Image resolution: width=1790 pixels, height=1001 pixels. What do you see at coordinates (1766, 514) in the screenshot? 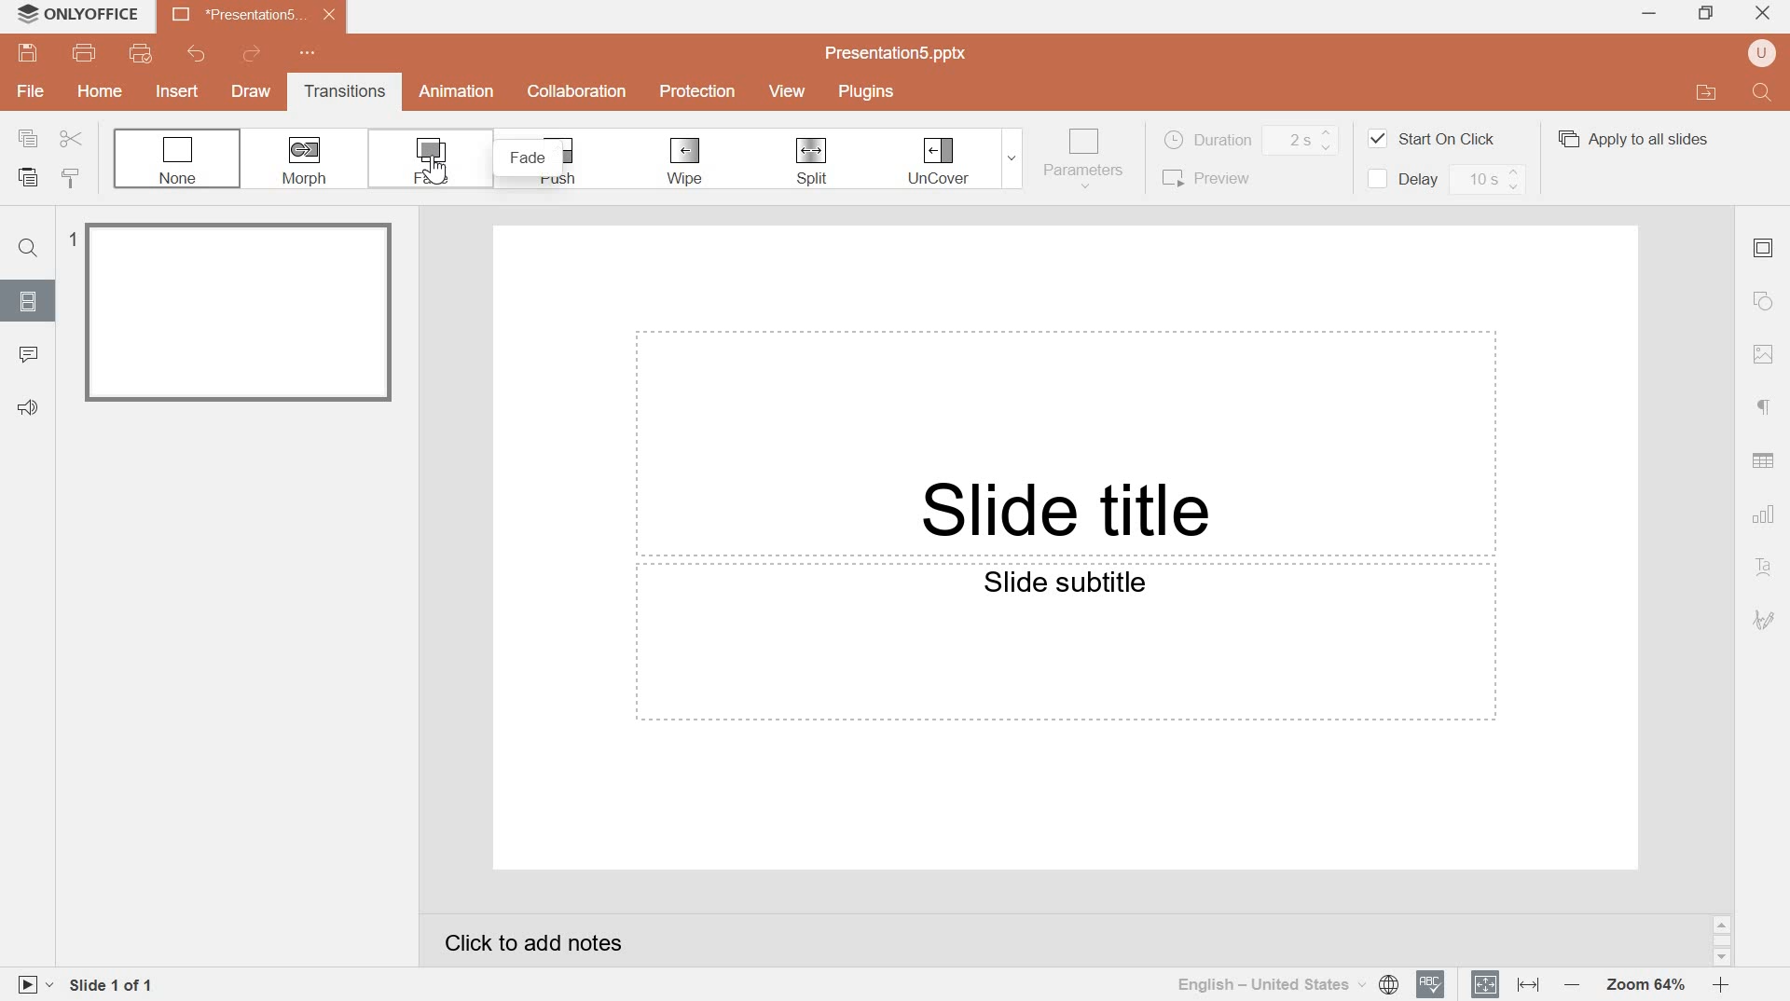
I see `chart` at bounding box center [1766, 514].